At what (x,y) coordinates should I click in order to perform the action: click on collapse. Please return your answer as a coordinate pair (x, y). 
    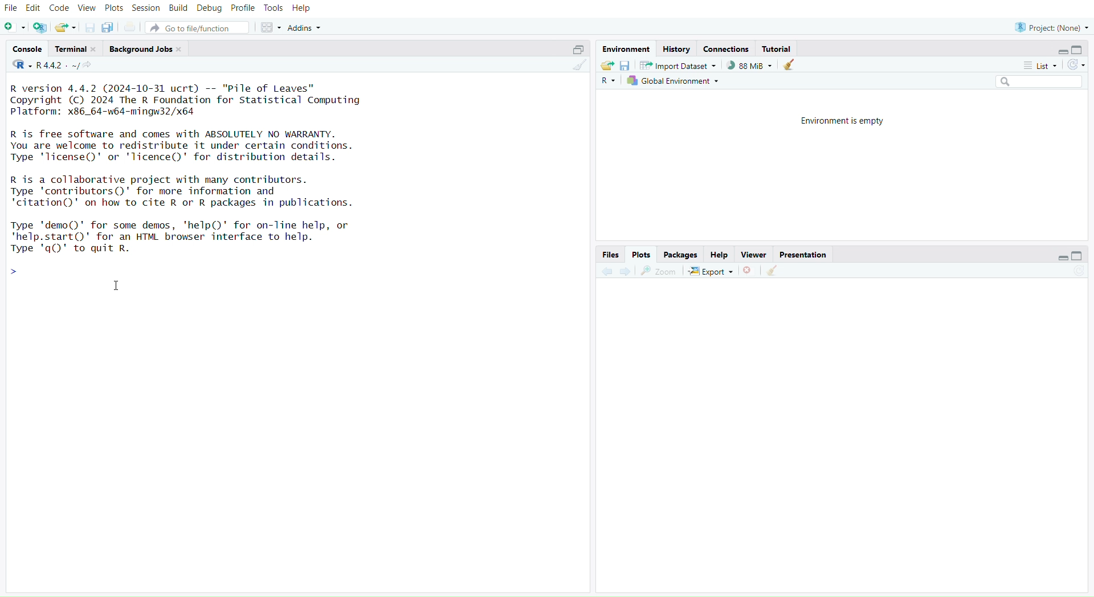
    Looking at the image, I should click on (575, 50).